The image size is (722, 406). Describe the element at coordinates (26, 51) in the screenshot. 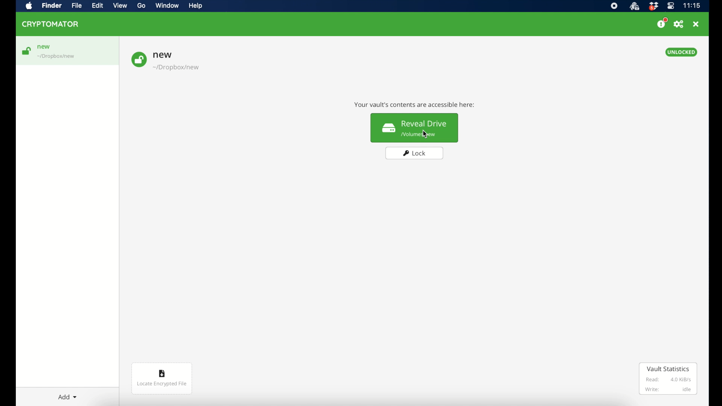

I see `unlock` at that location.